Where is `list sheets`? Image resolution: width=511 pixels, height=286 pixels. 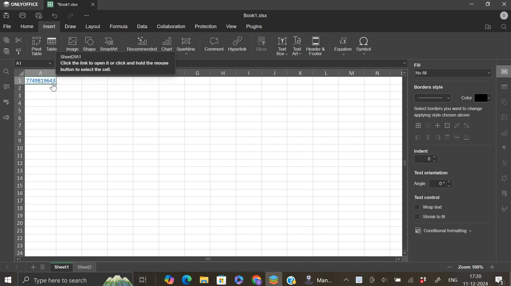
list sheets is located at coordinates (44, 268).